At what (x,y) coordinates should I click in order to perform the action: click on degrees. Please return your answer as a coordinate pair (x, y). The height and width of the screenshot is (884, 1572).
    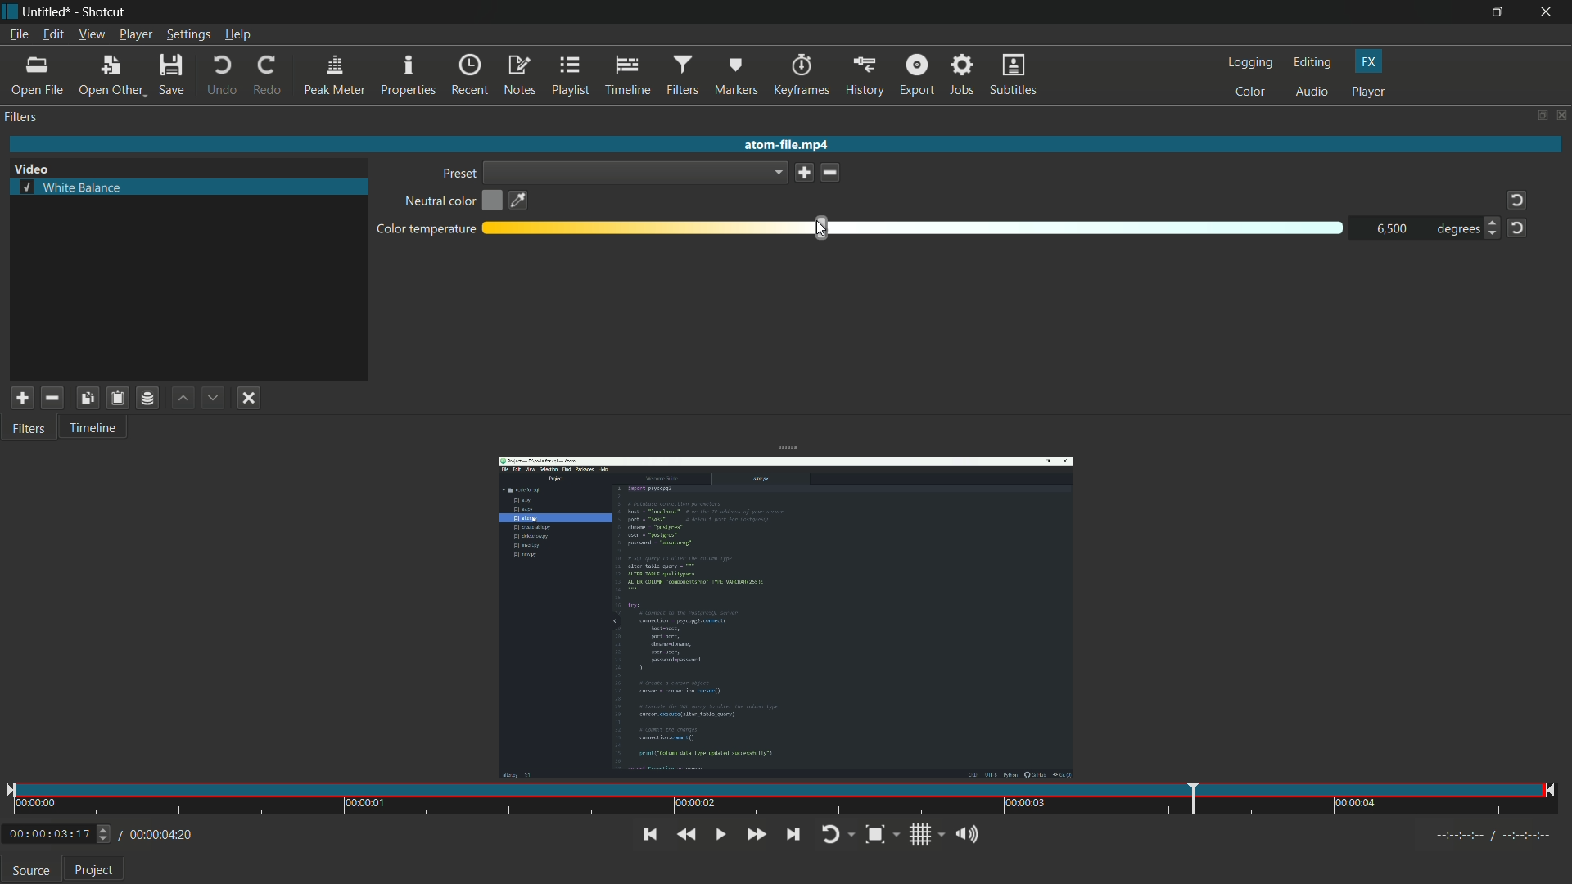
    Looking at the image, I should click on (1453, 229).